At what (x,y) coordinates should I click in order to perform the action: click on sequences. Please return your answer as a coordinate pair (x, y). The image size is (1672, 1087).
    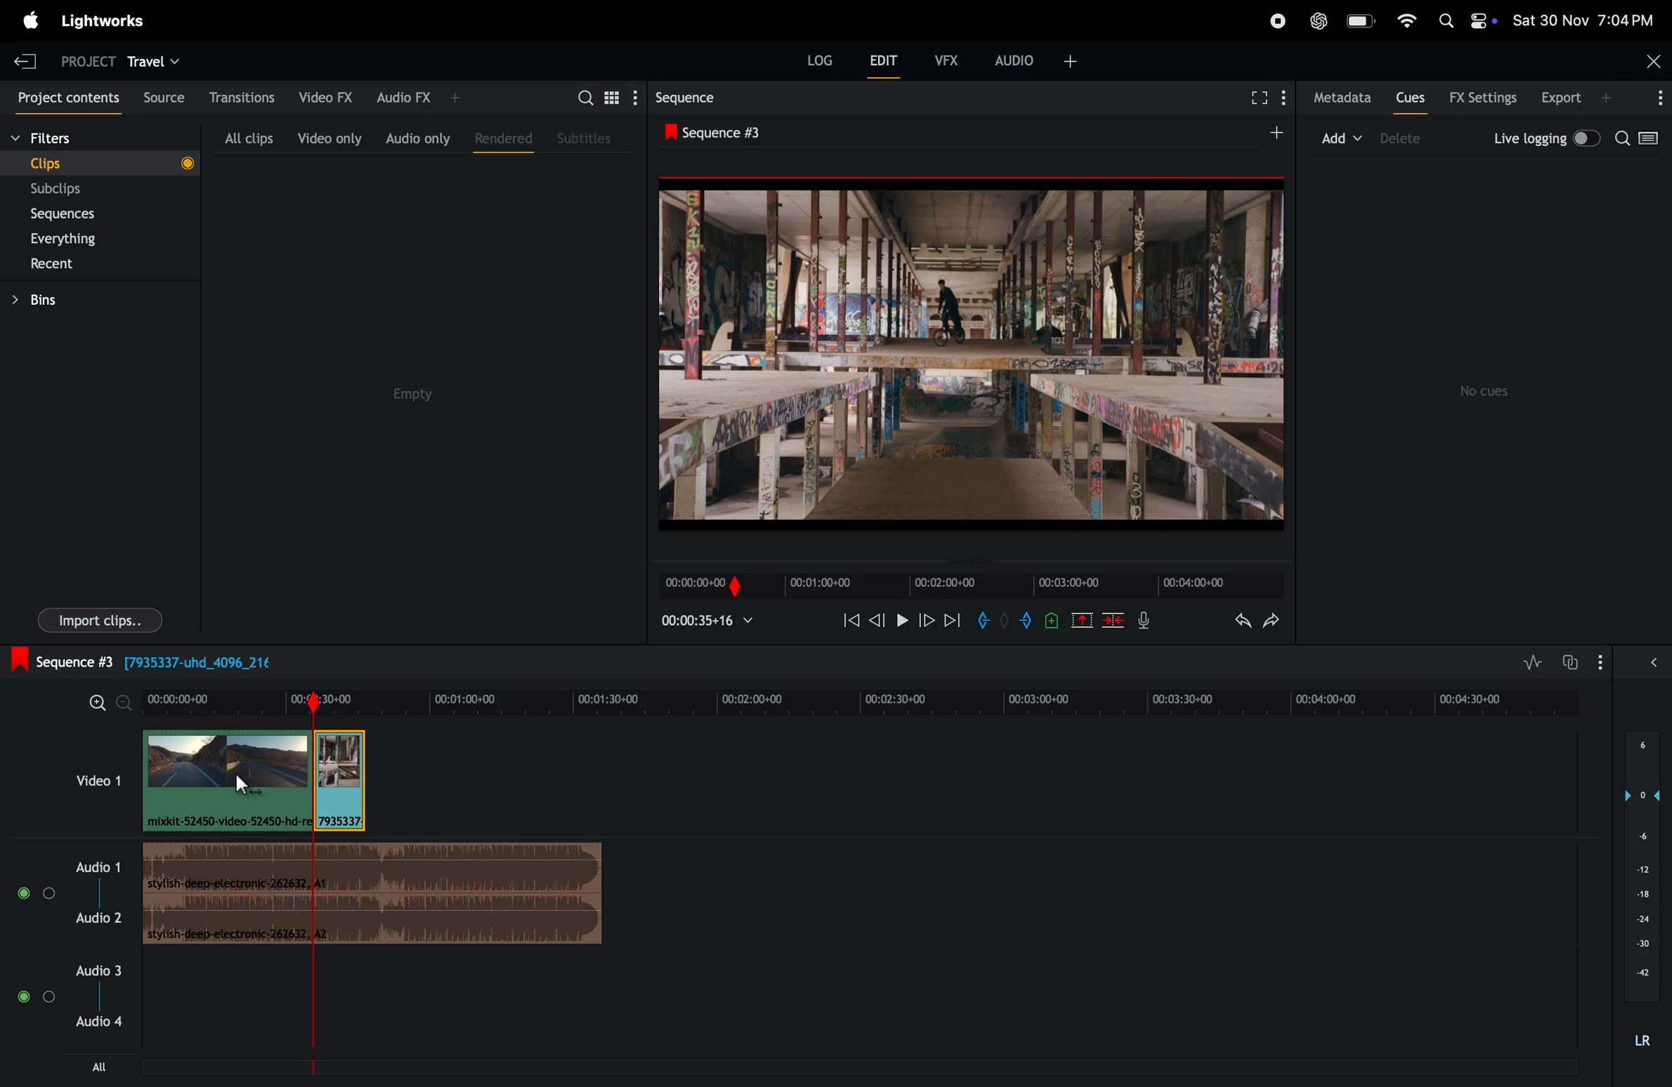
    Looking at the image, I should click on (77, 214).